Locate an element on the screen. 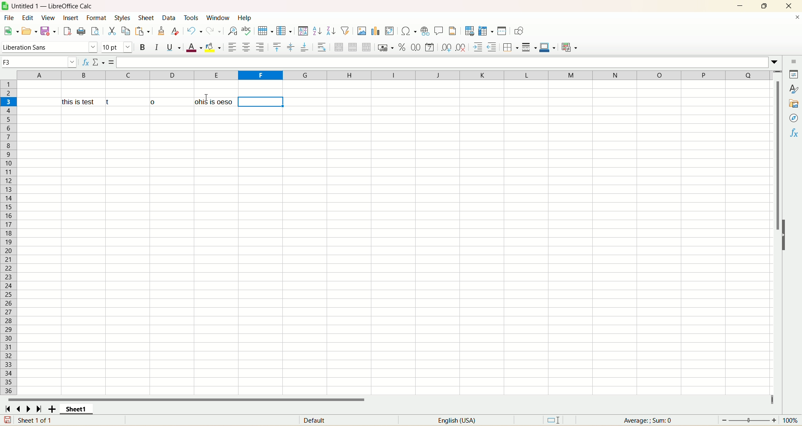 This screenshot has width=802, height=426. border color is located at coordinates (547, 47).